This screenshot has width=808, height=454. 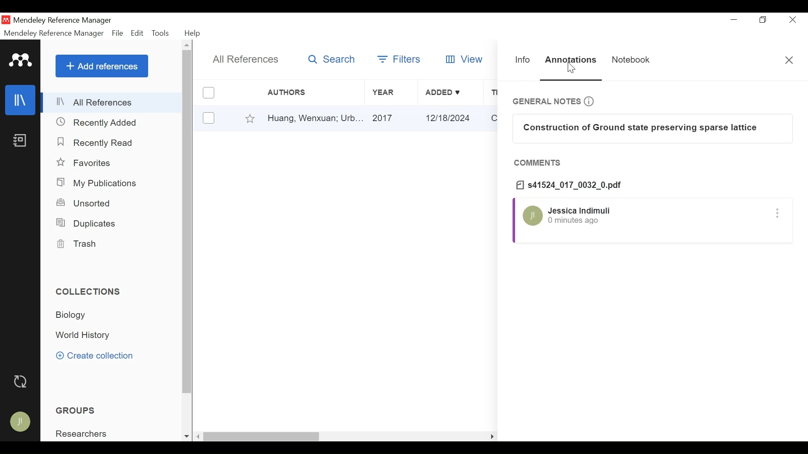 What do you see at coordinates (78, 245) in the screenshot?
I see `Trash` at bounding box center [78, 245].